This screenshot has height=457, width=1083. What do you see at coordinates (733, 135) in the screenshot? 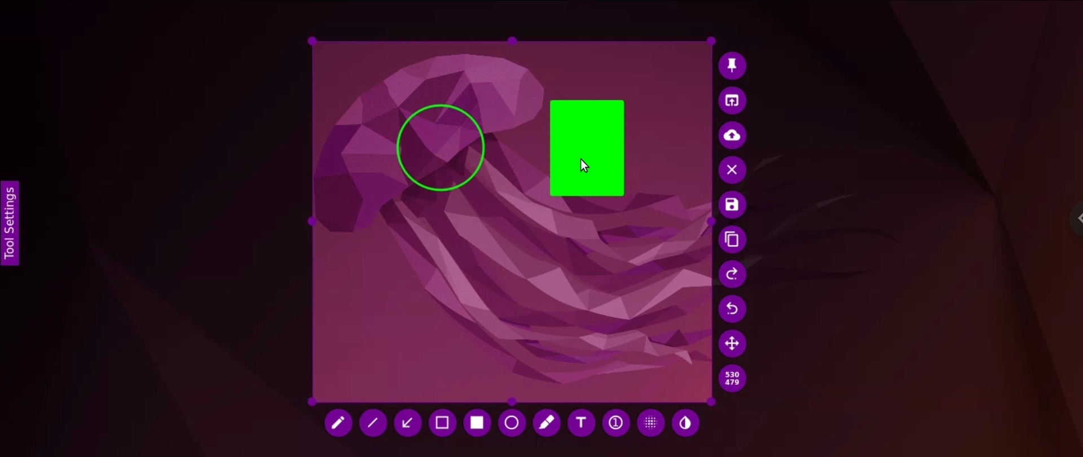
I see `upload` at bounding box center [733, 135].